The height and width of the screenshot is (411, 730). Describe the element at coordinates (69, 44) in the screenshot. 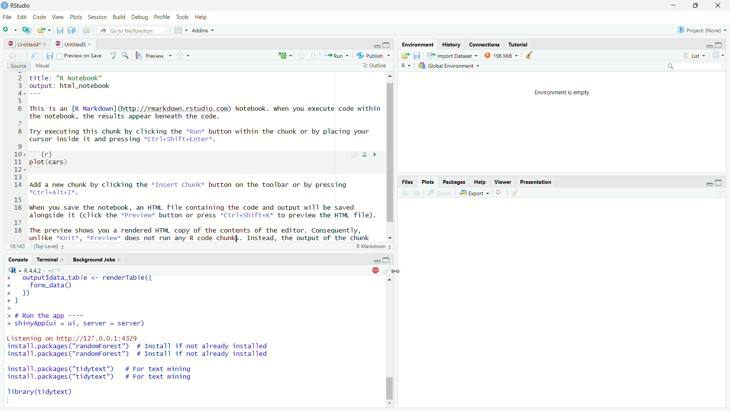

I see `Untitled5` at that location.